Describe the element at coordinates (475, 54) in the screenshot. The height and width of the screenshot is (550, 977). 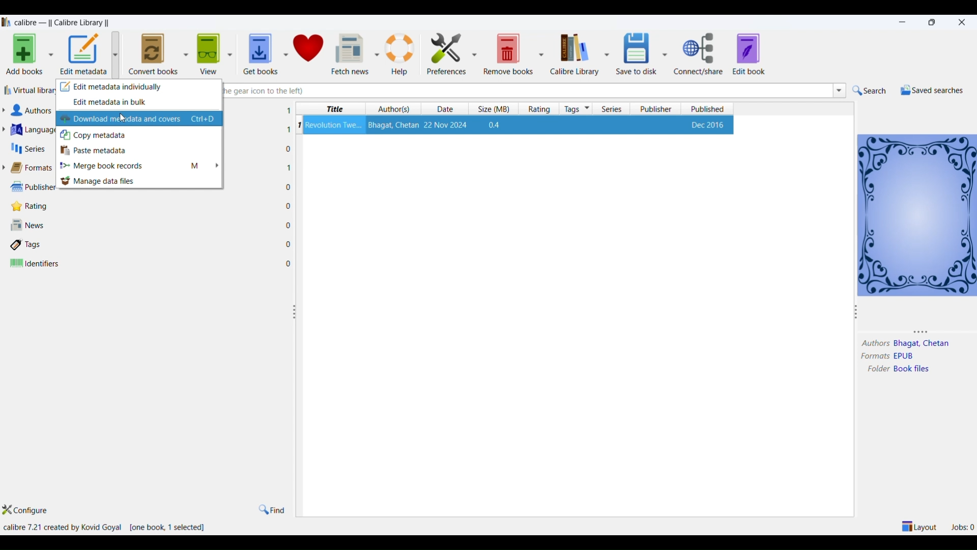
I see `preferences options dropdown button` at that location.